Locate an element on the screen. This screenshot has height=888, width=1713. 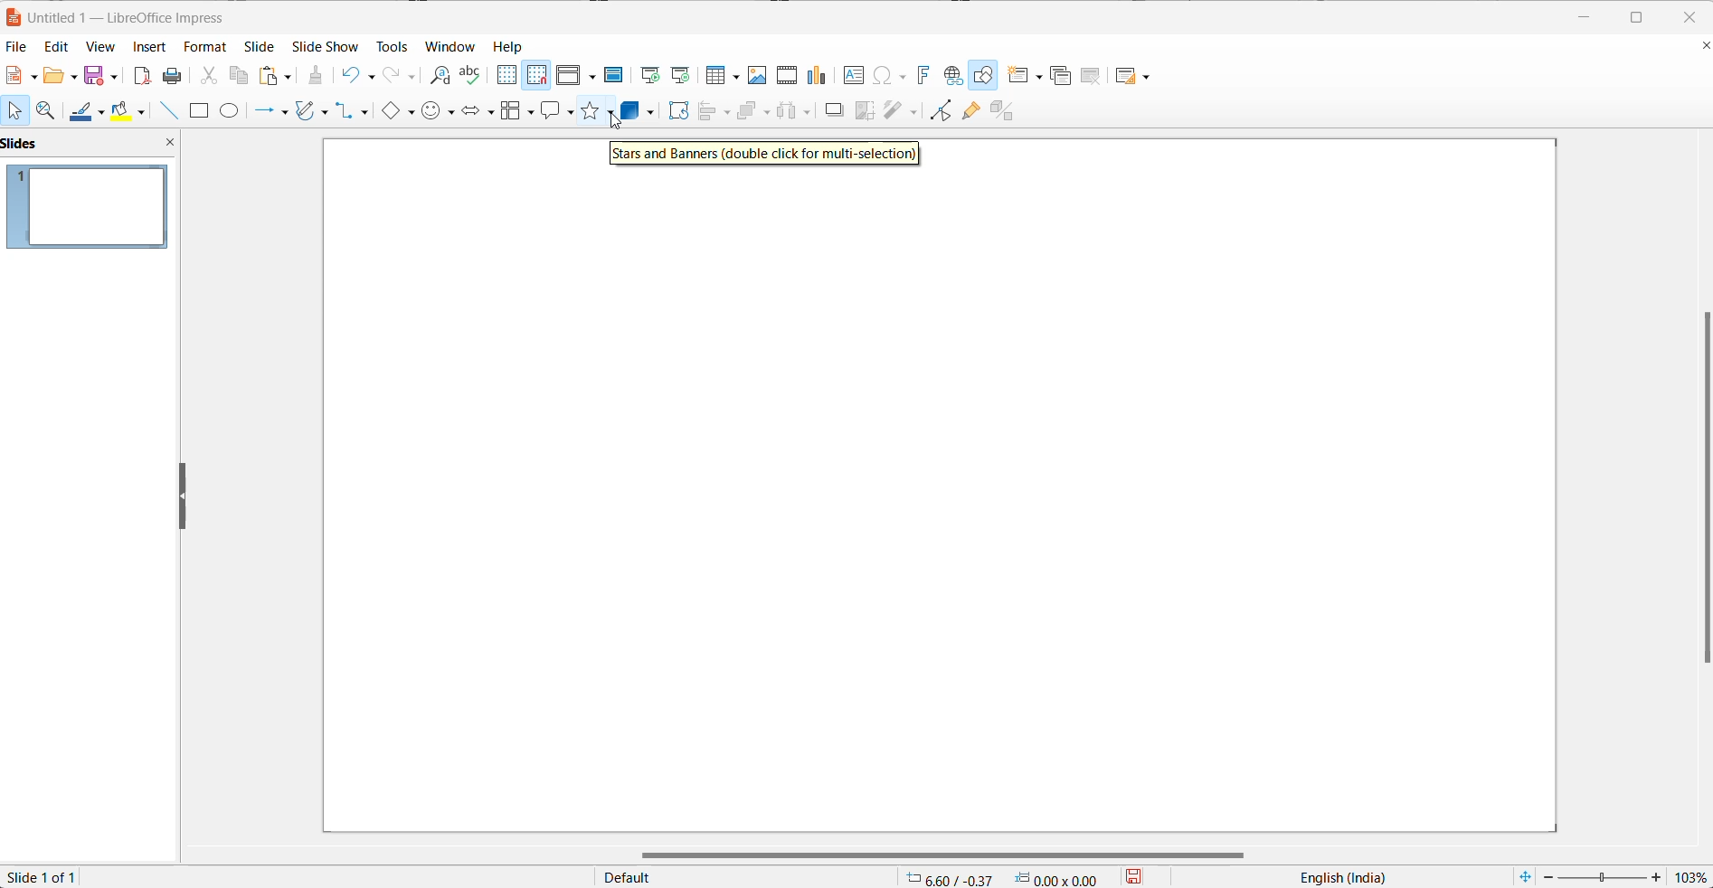
maximize is located at coordinates (1640, 18).